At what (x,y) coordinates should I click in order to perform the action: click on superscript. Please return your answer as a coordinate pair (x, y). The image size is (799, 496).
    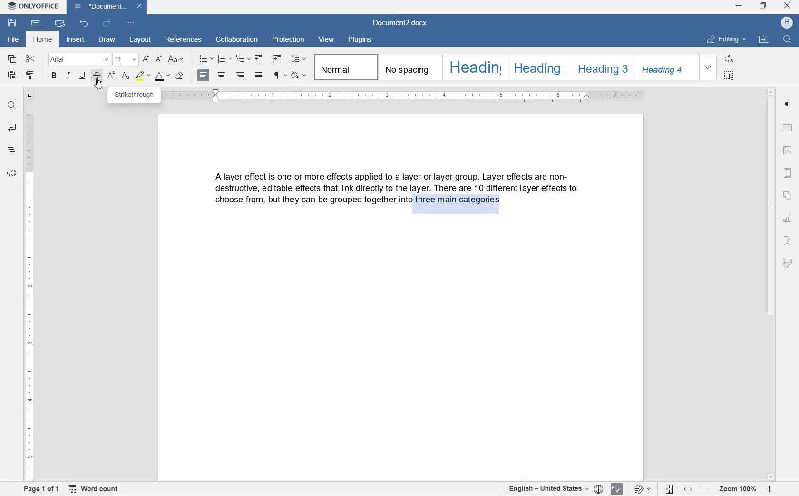
    Looking at the image, I should click on (111, 76).